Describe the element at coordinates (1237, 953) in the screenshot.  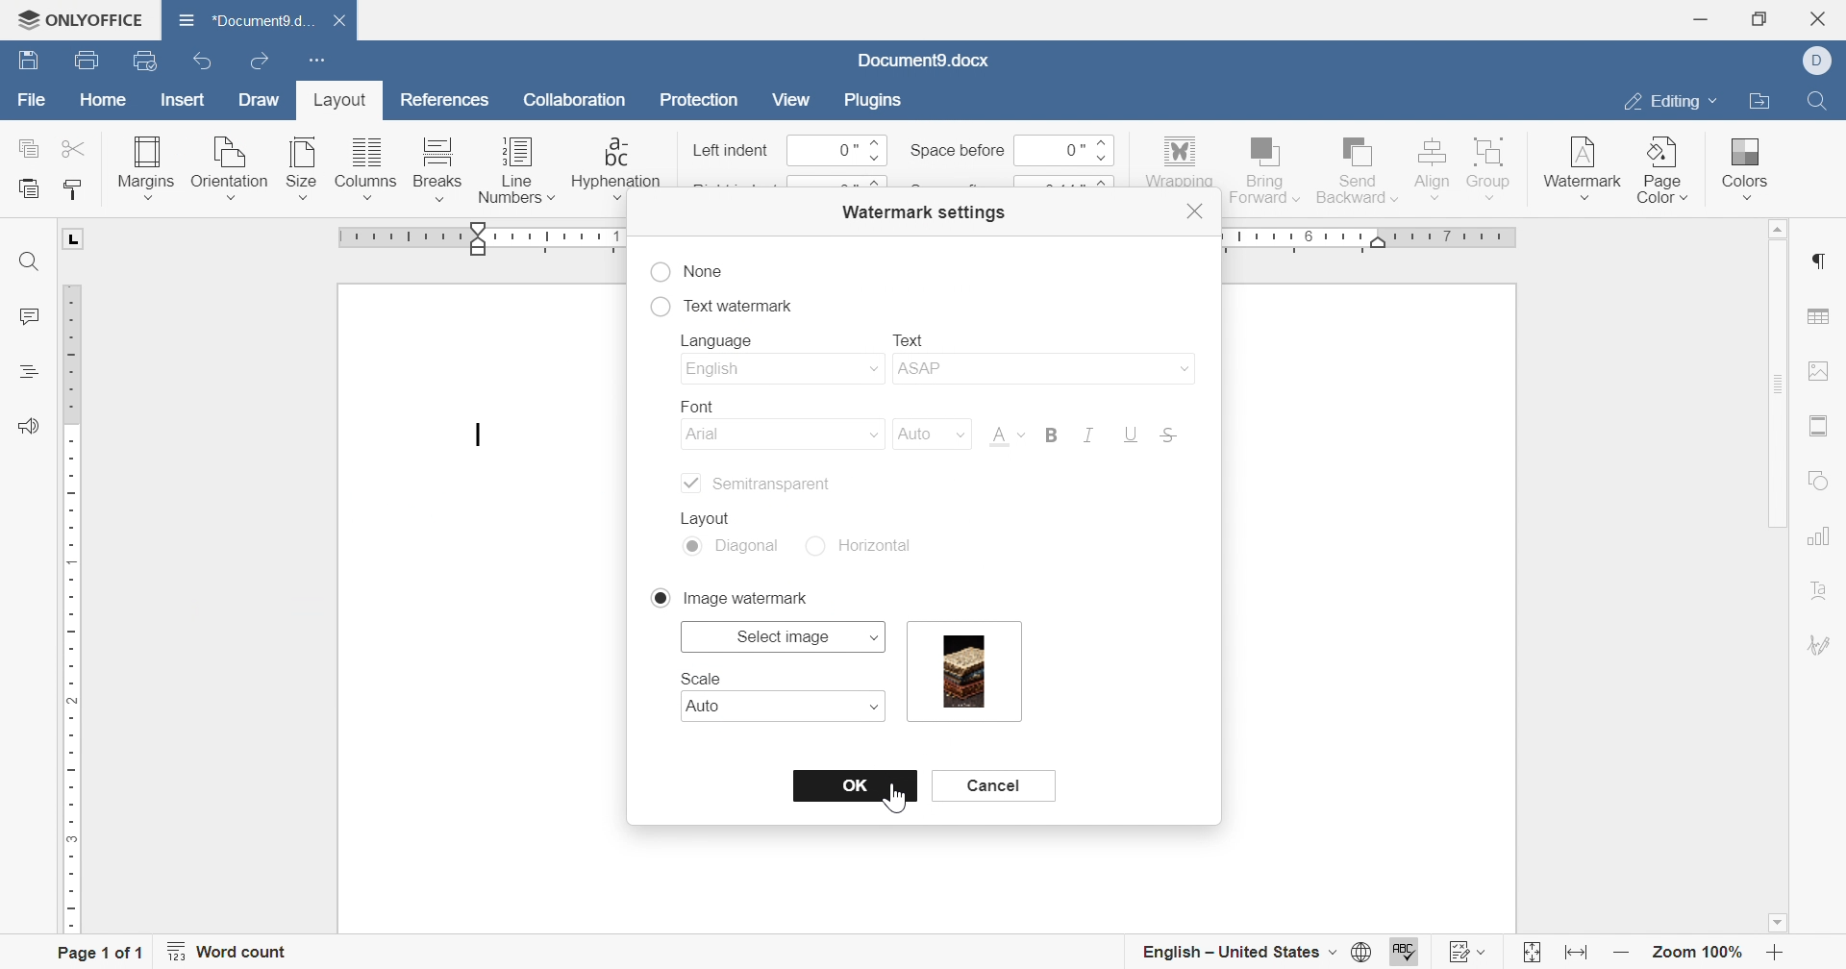
I see `english - united states` at that location.